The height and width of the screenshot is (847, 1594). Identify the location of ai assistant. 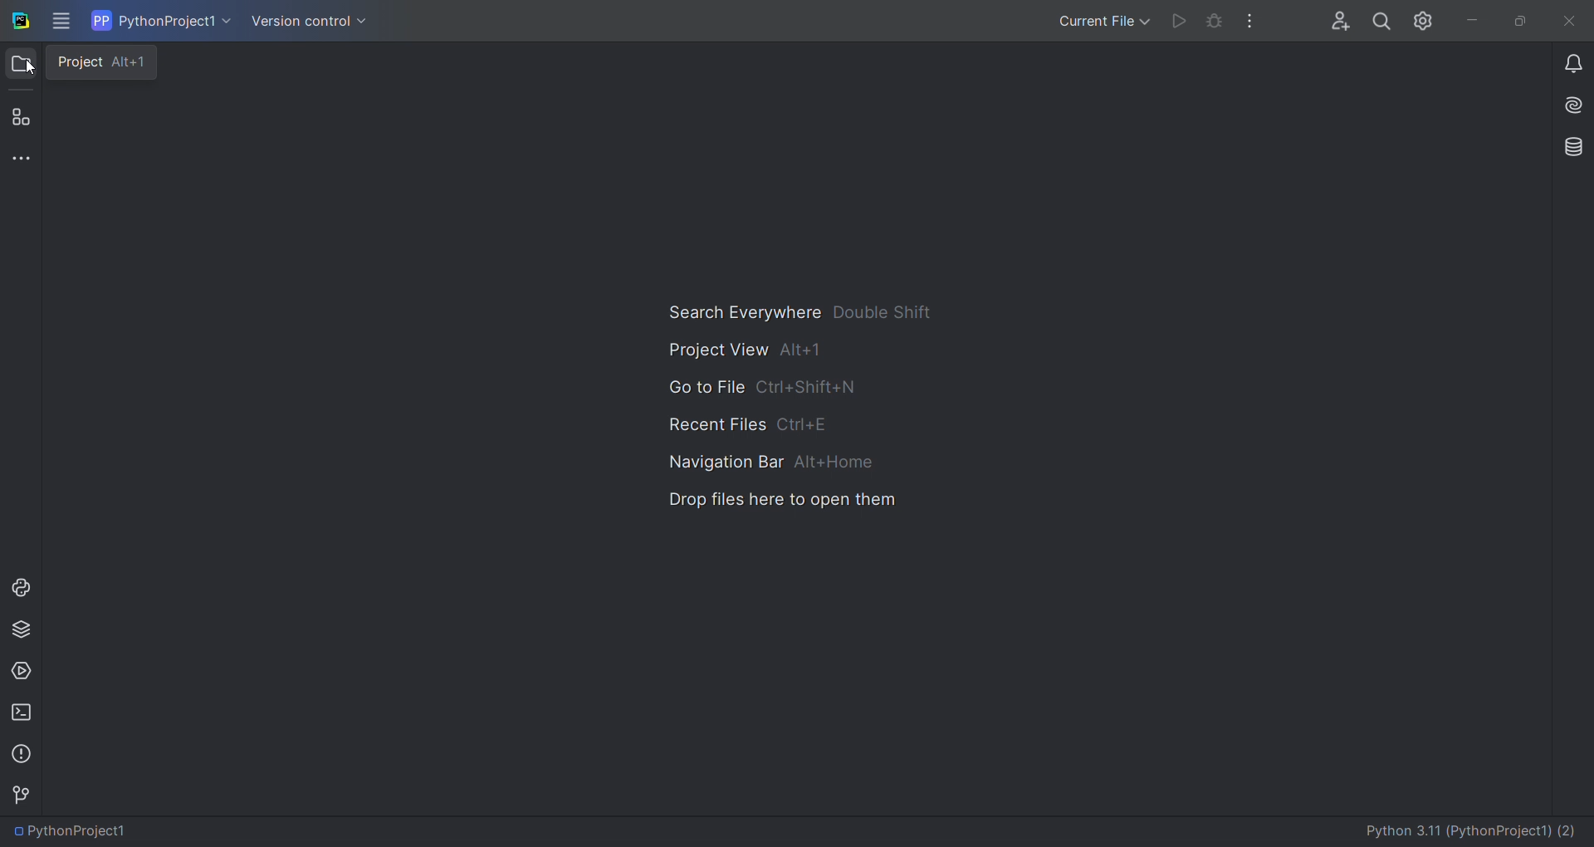
(1569, 105).